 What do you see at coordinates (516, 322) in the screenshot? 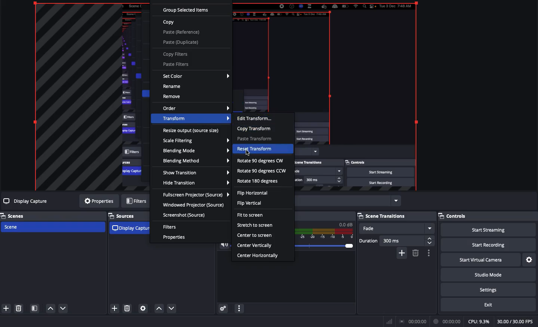
I see `FPS` at bounding box center [516, 322].